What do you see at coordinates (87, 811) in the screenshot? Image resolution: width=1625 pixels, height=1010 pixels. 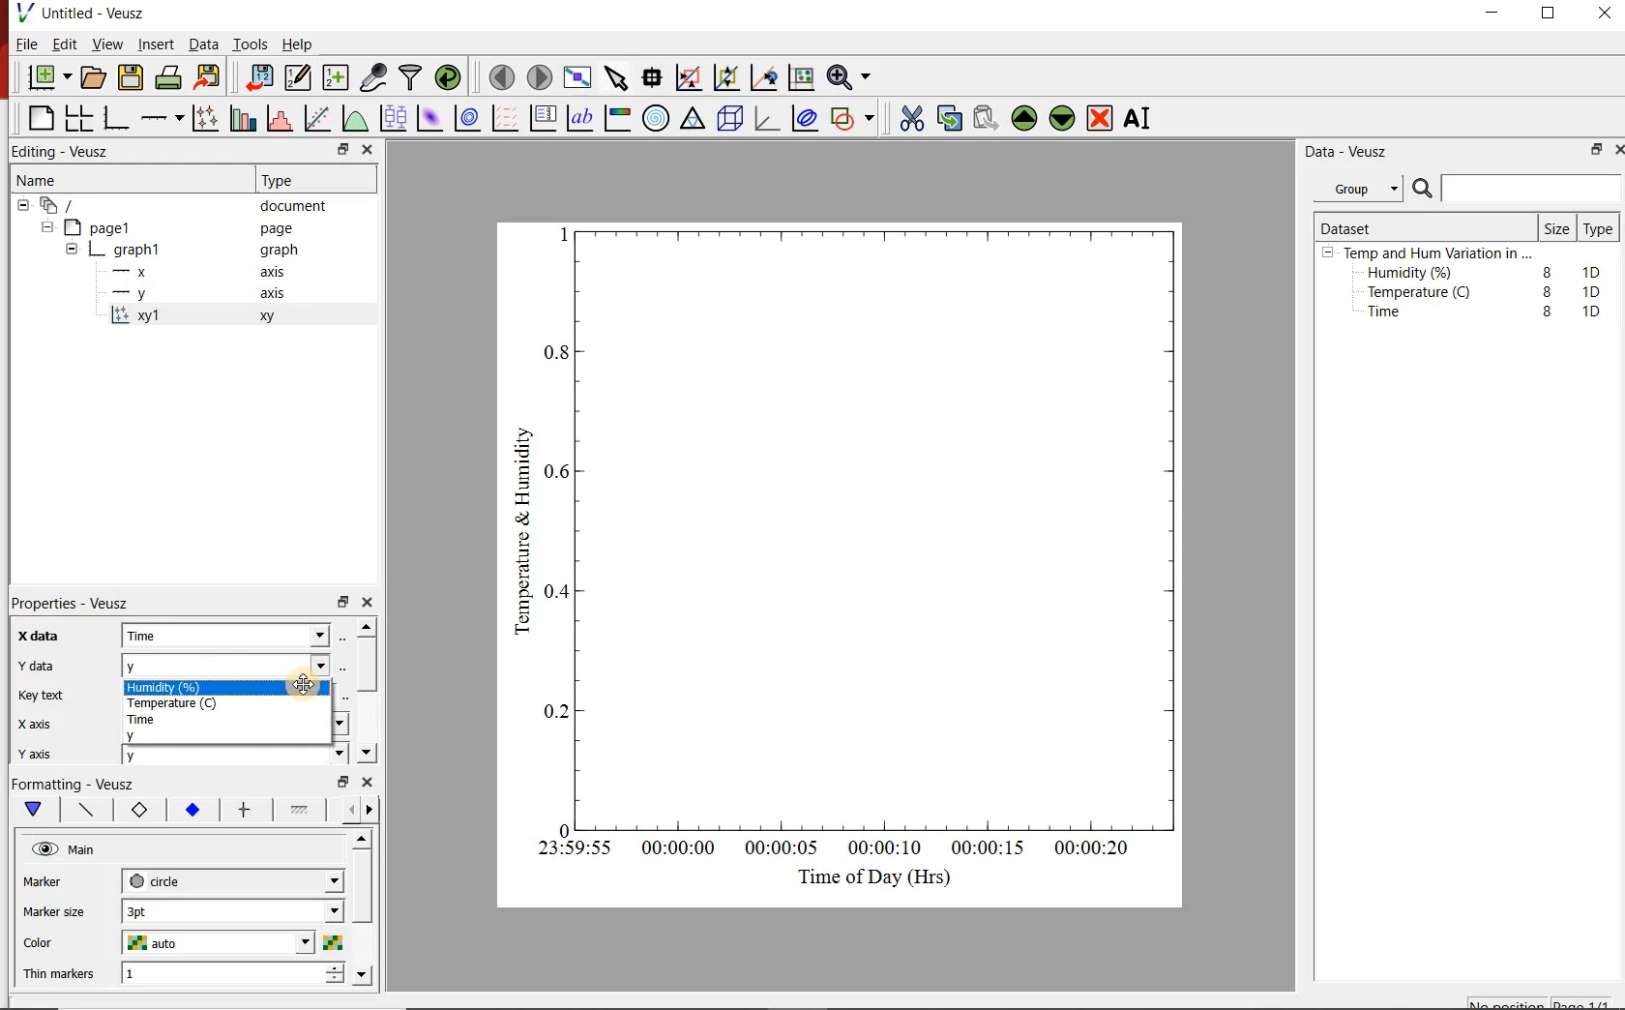 I see `plot line` at bounding box center [87, 811].